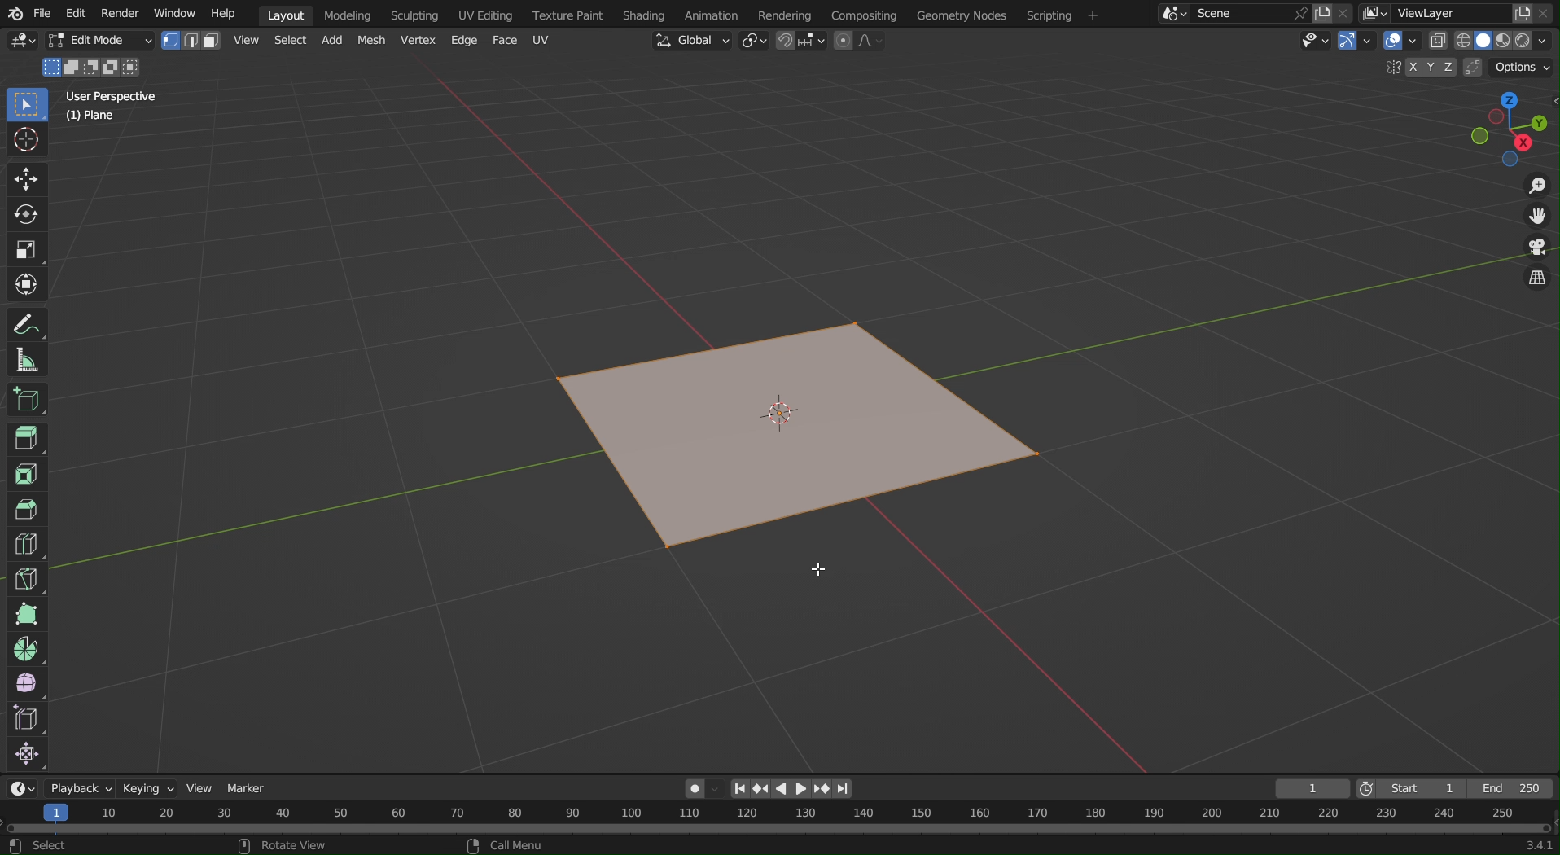  What do you see at coordinates (483, 13) in the screenshot?
I see `UV Editing` at bounding box center [483, 13].